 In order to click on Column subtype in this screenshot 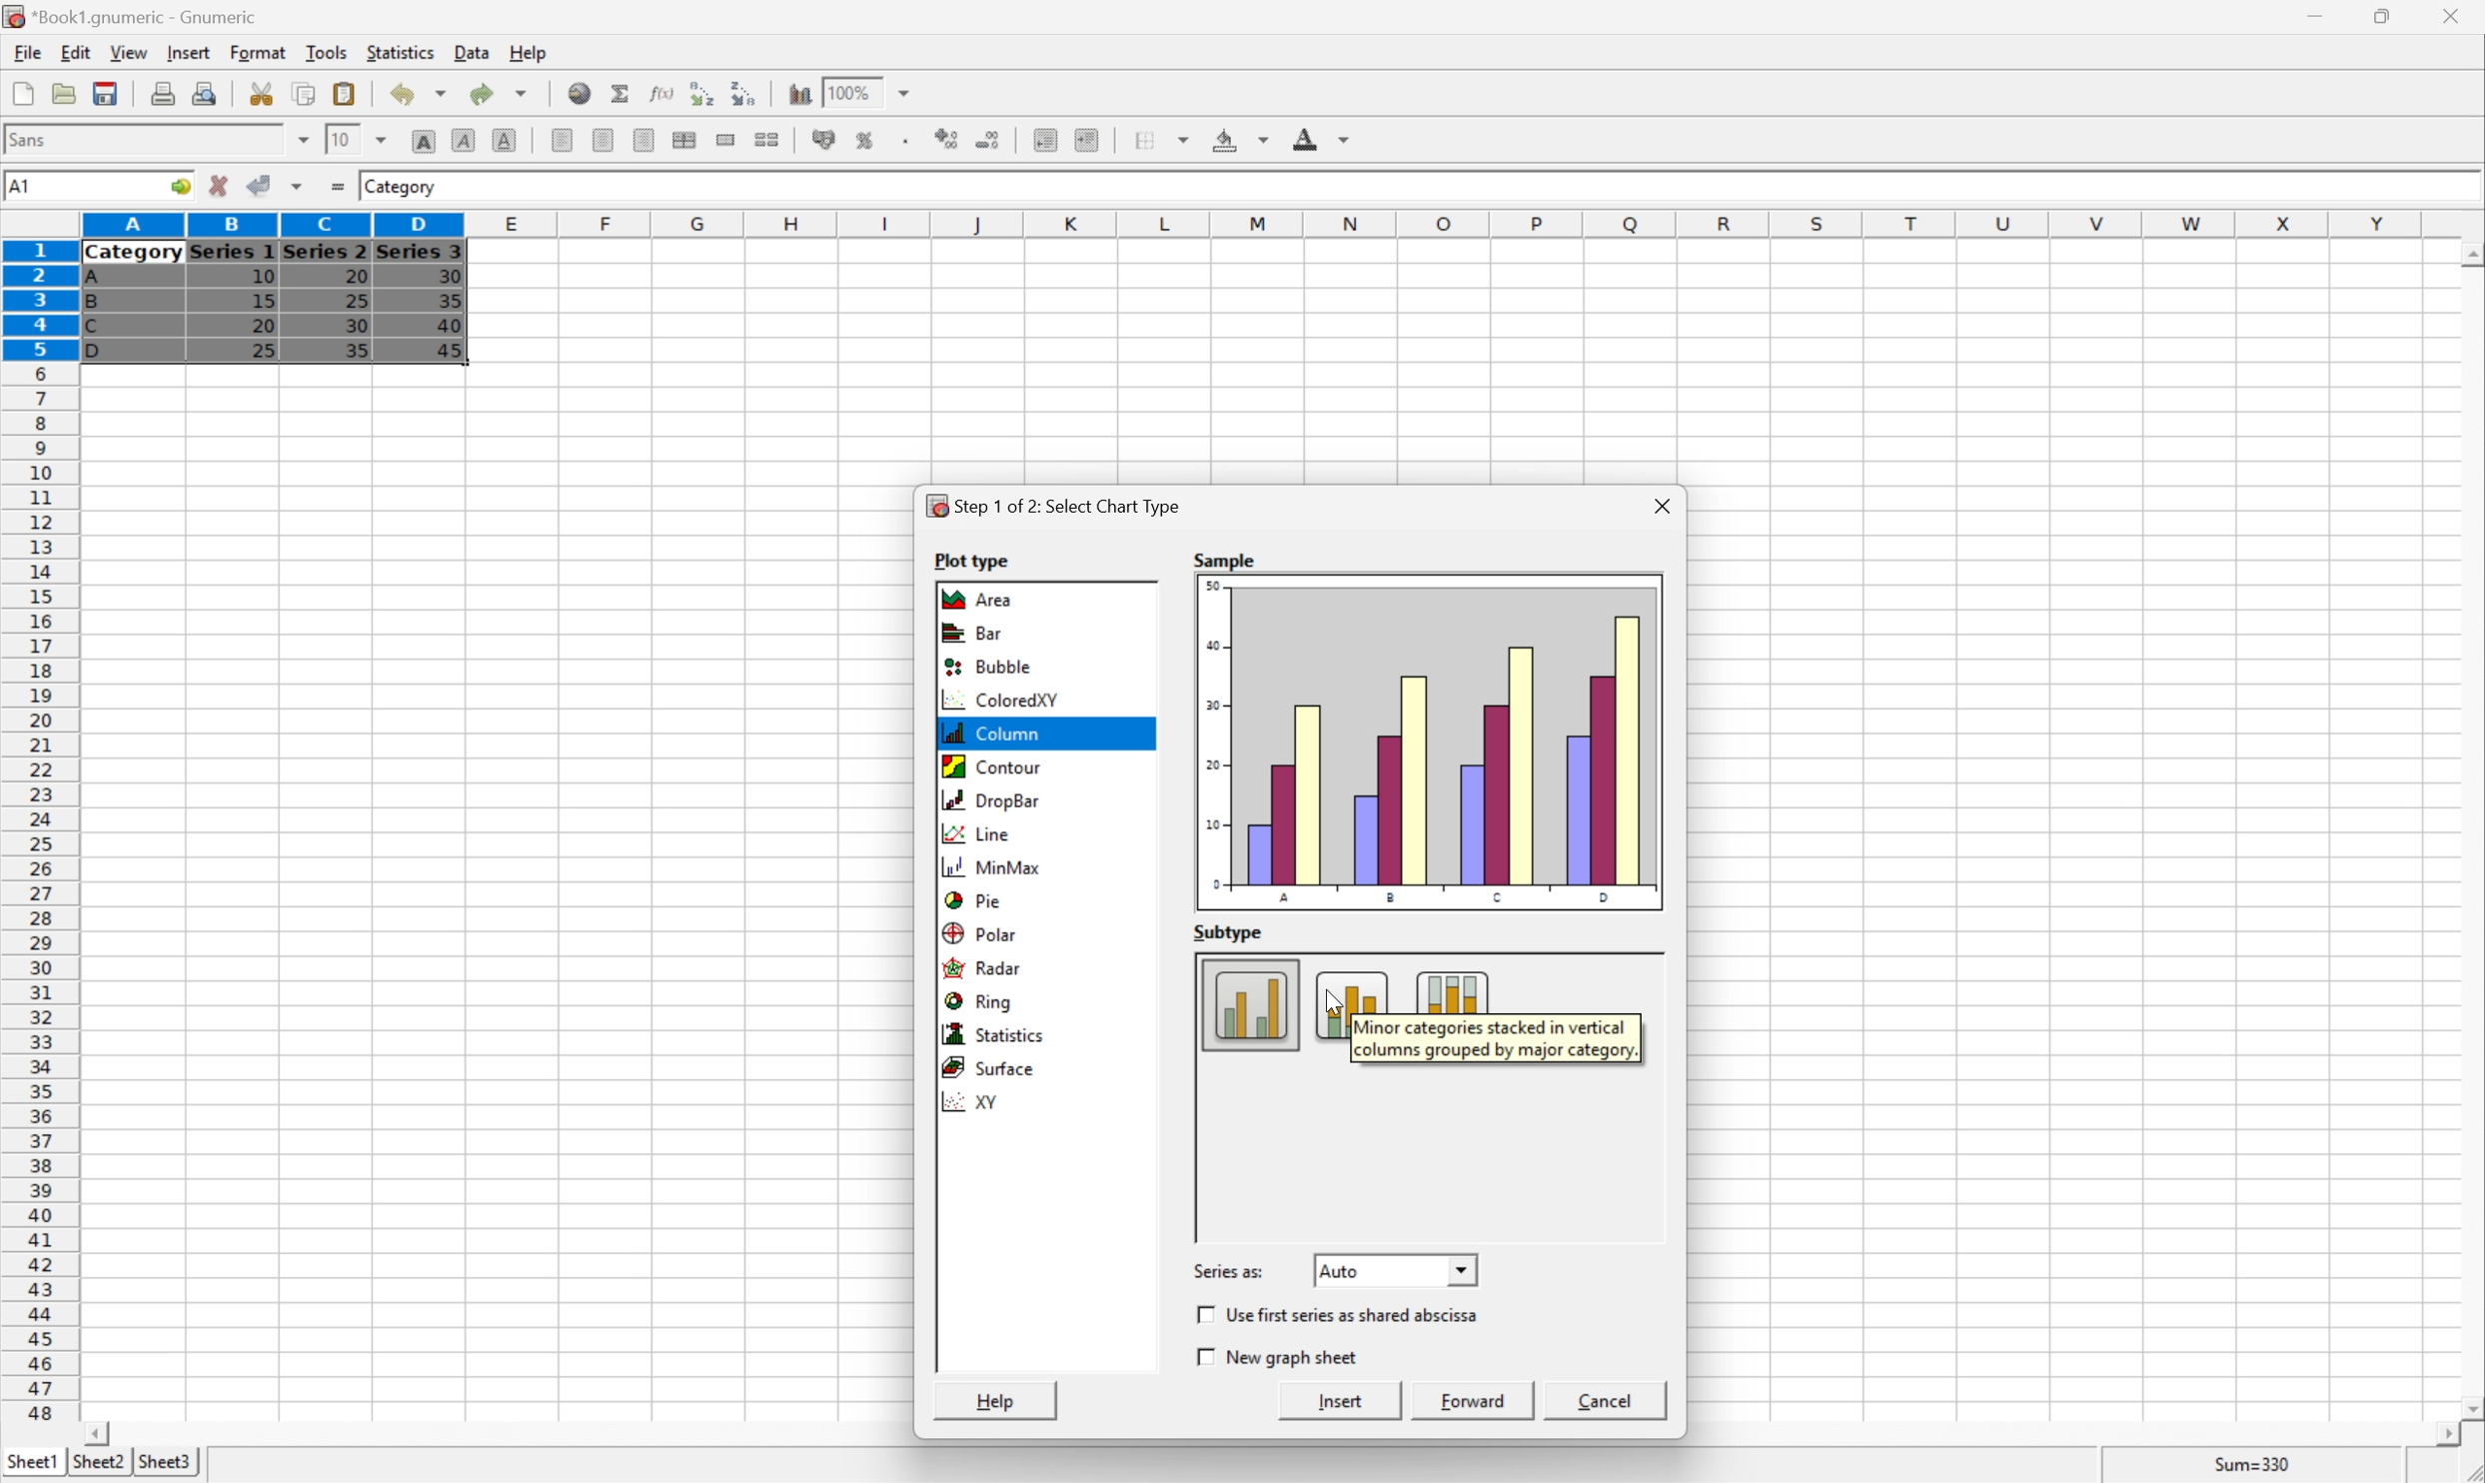, I will do `click(1456, 991)`.